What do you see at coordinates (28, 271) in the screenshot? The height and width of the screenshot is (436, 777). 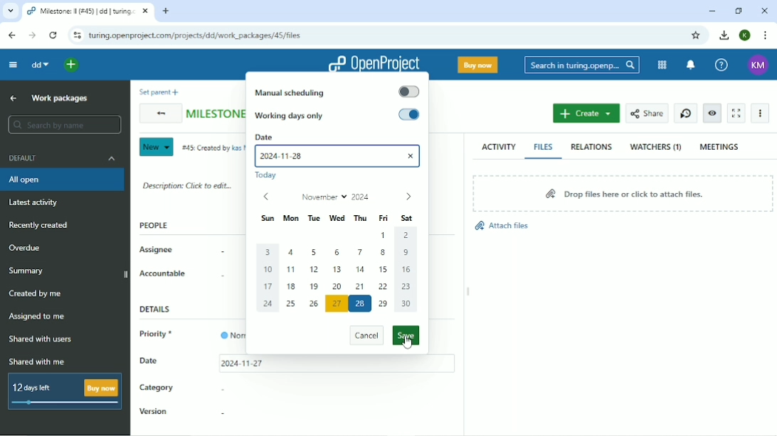 I see `Summary` at bounding box center [28, 271].